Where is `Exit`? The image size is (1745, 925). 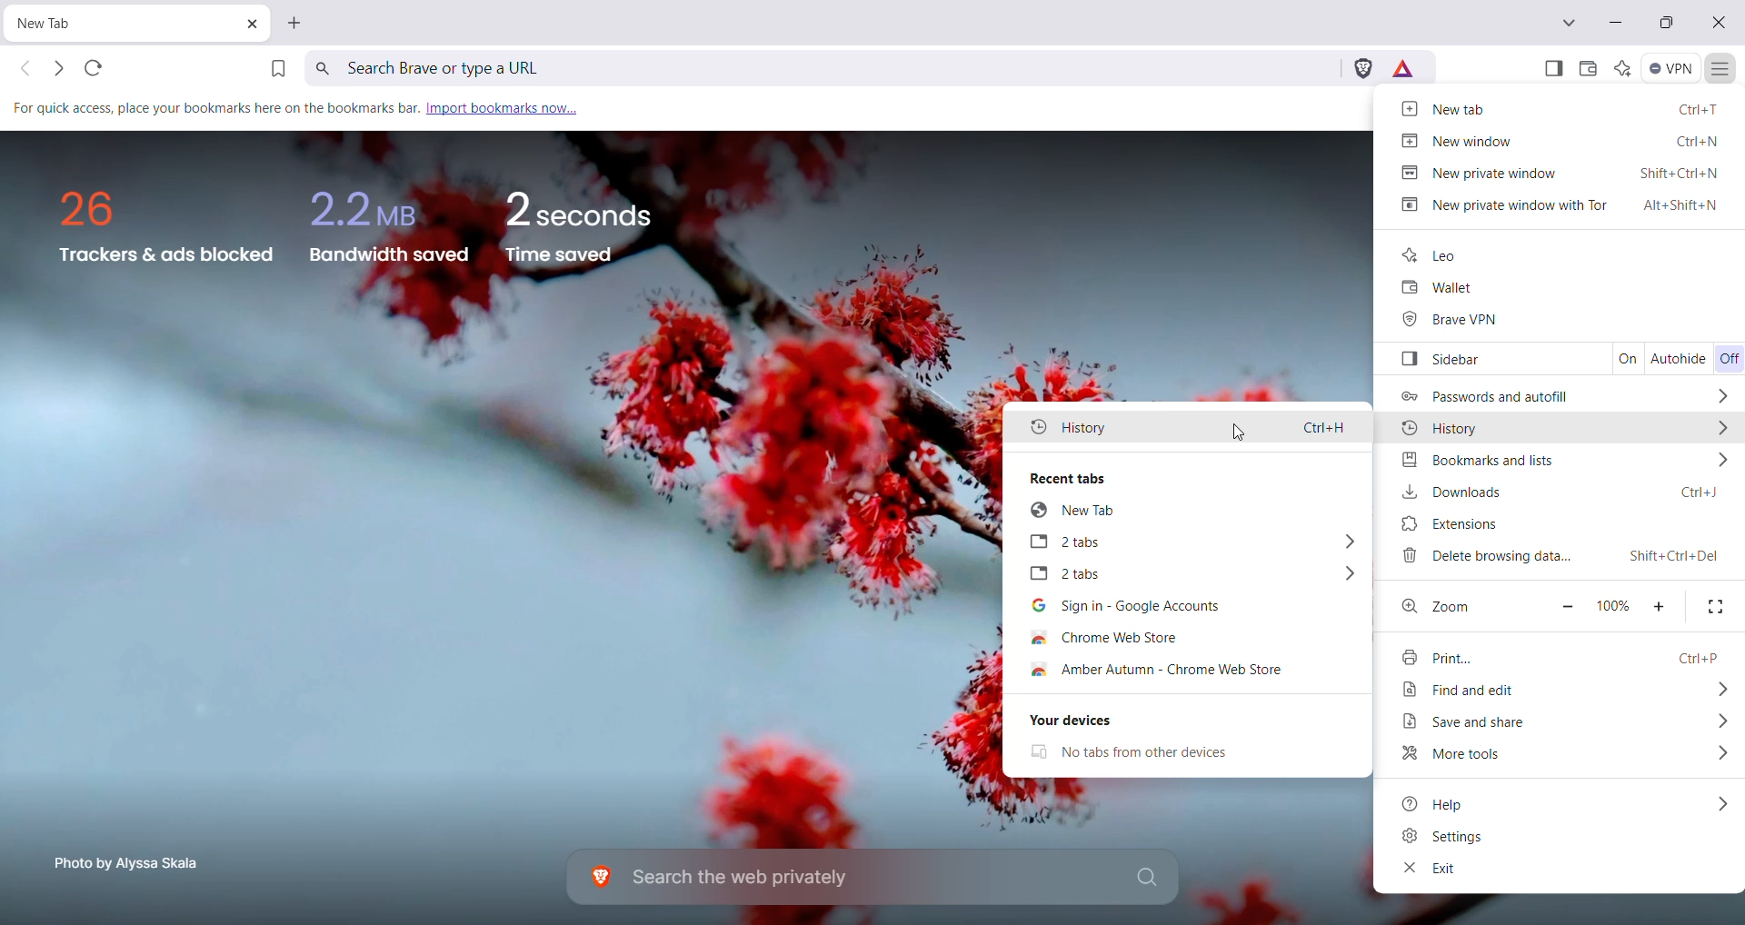
Exit is located at coordinates (1428, 870).